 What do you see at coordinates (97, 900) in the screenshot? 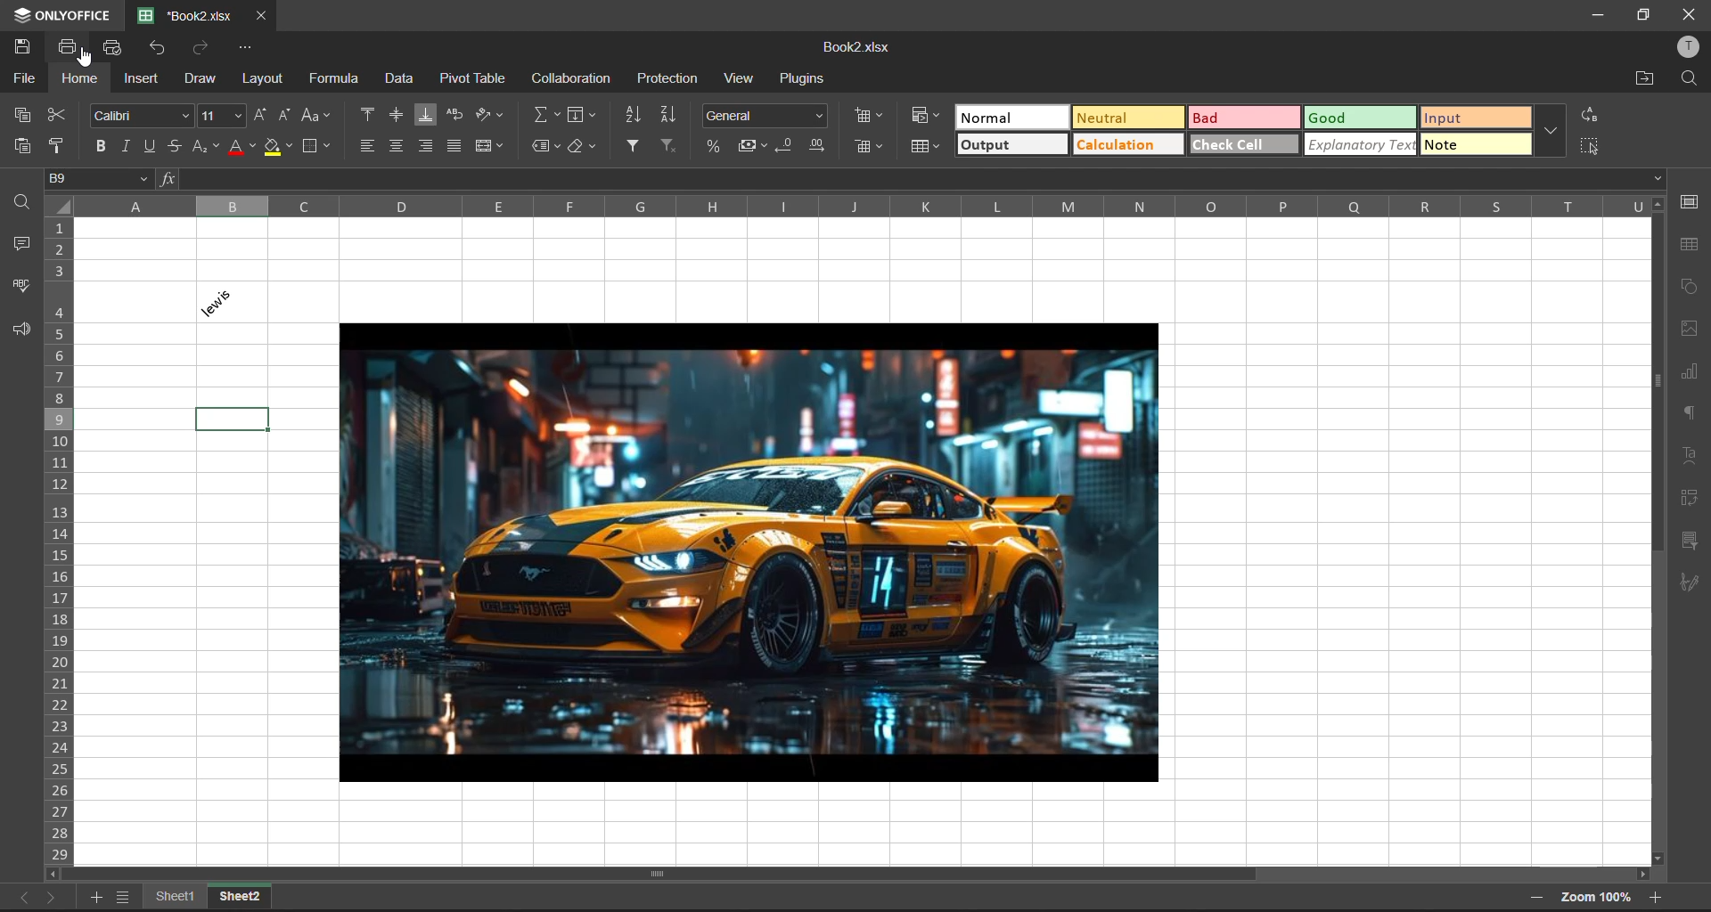
I see `add sheet` at bounding box center [97, 900].